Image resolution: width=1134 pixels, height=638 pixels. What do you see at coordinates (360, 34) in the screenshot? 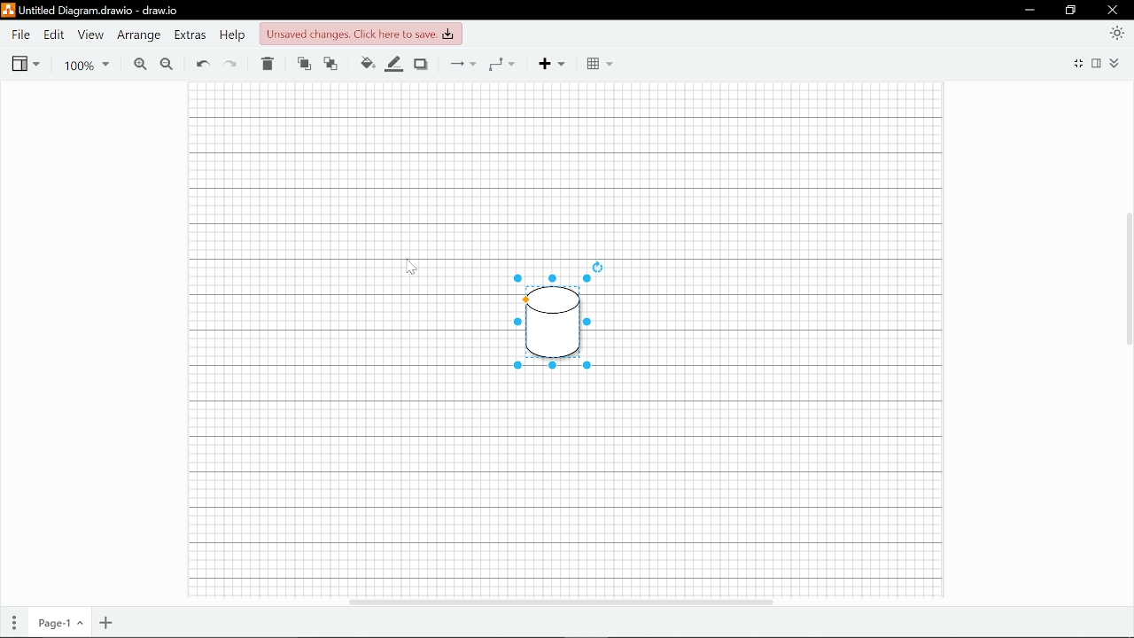
I see `Unsaved changes, Click here to save` at bounding box center [360, 34].